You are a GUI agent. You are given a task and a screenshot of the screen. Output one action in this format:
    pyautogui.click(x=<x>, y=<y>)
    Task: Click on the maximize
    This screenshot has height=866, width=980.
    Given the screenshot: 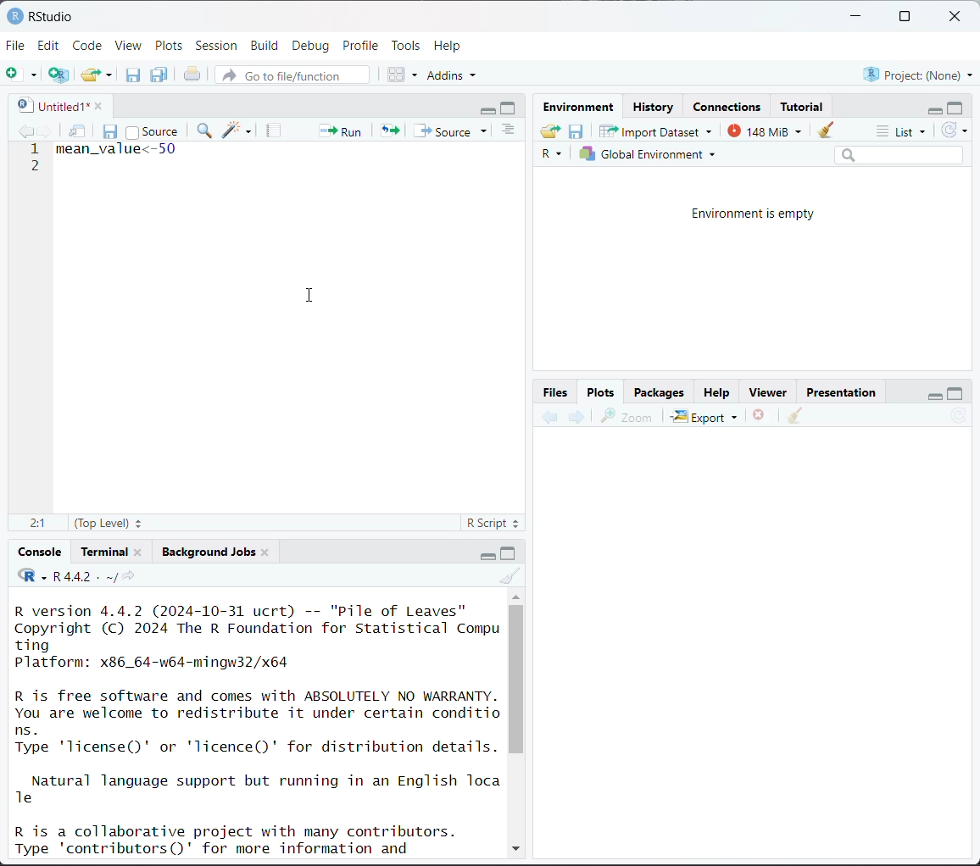 What is the action you would take?
    pyautogui.click(x=509, y=552)
    